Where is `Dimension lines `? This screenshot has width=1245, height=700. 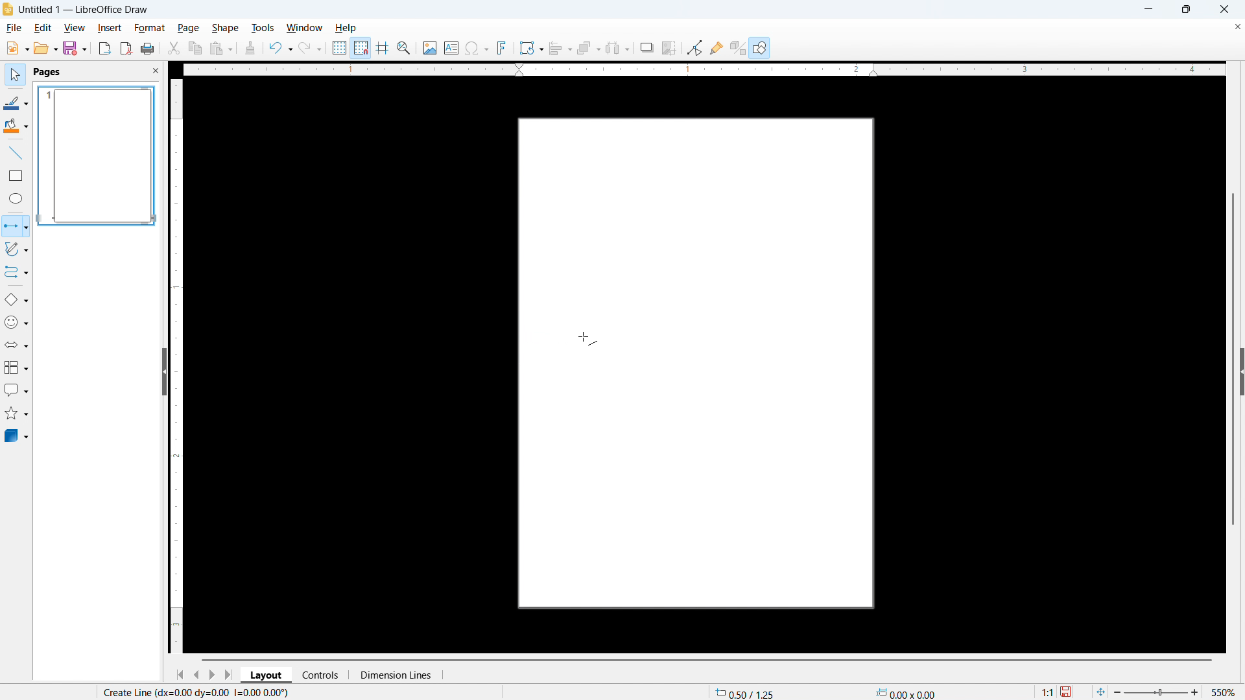
Dimension lines  is located at coordinates (395, 675).